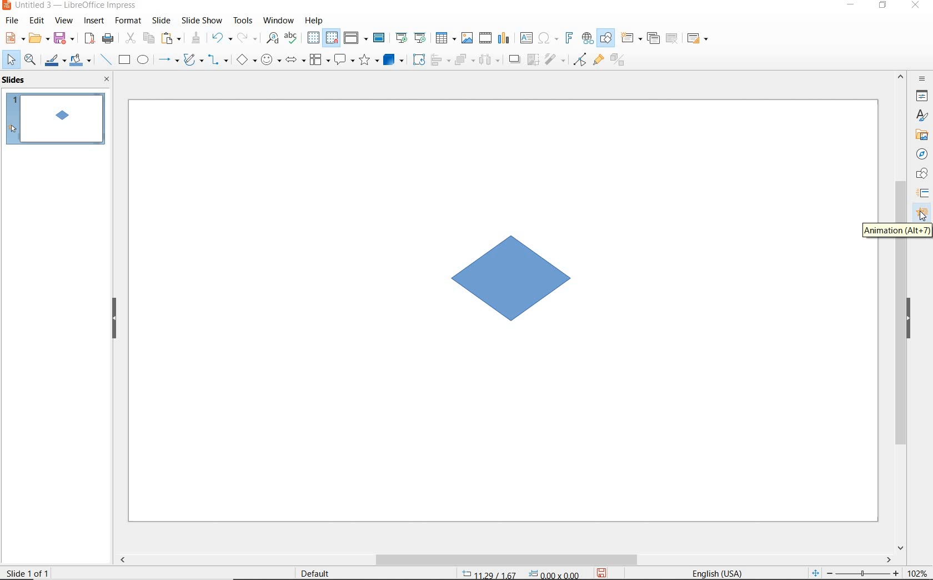 This screenshot has height=580, width=933. I want to click on view, so click(63, 21).